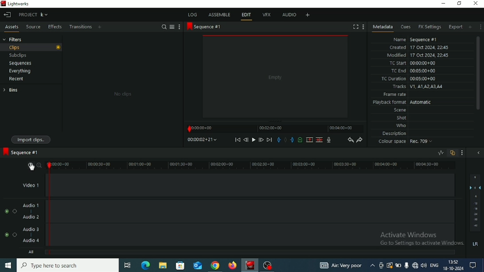 Image resolution: width=484 pixels, height=272 pixels. What do you see at coordinates (15, 211) in the screenshot?
I see `Solo this track` at bounding box center [15, 211].